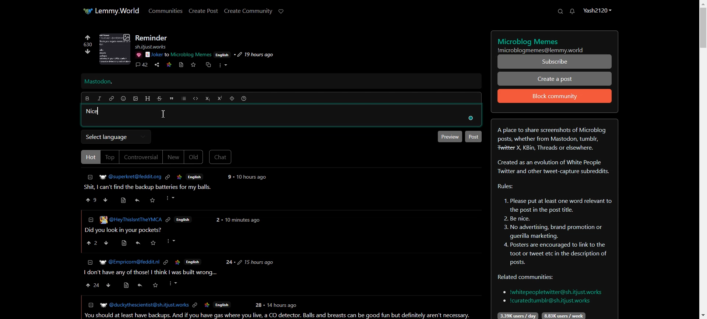 Image resolution: width=707 pixels, height=319 pixels. I want to click on Vertical scroll bar, so click(703, 159).